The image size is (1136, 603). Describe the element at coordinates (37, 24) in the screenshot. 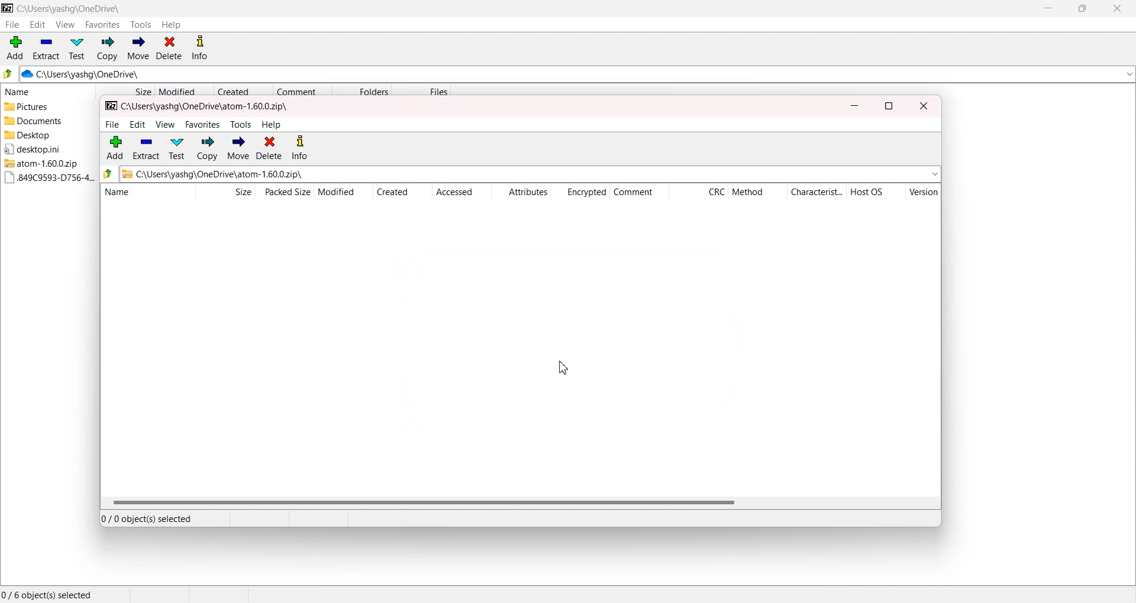

I see `Edit` at that location.